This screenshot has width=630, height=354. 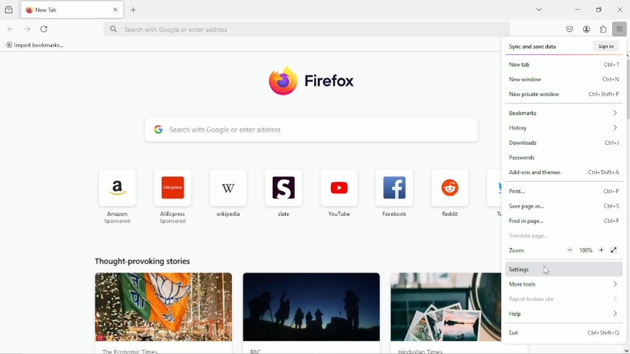 I want to click on translate page, so click(x=529, y=236).